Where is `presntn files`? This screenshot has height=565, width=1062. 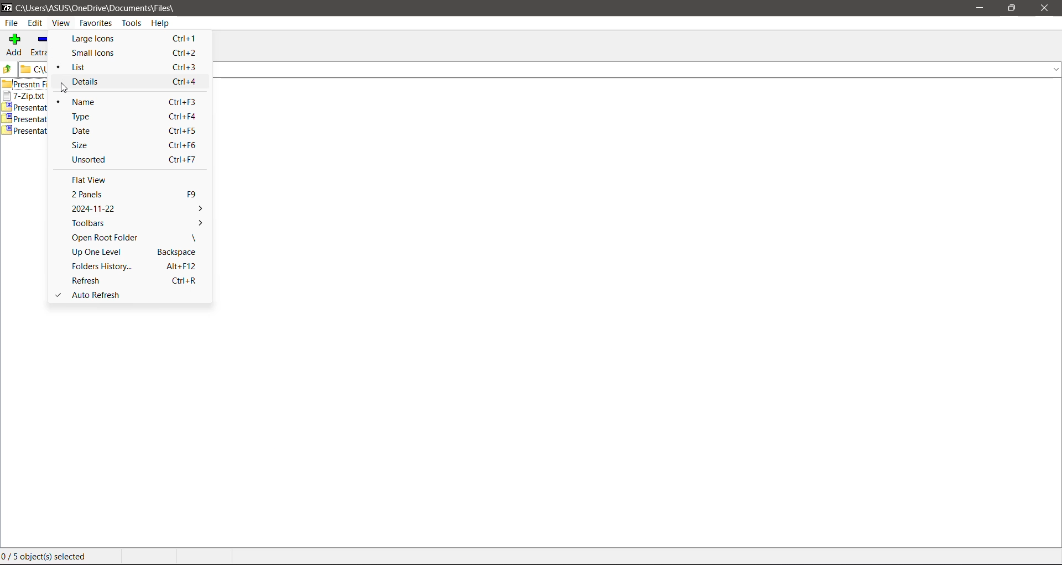 presntn files is located at coordinates (29, 85).